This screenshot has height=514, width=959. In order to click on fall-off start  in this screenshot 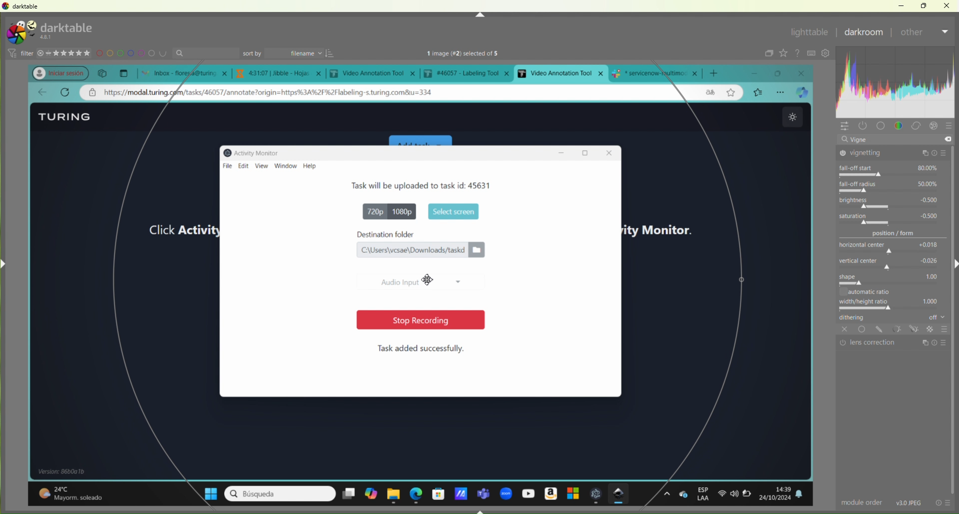, I will do `click(893, 171)`.